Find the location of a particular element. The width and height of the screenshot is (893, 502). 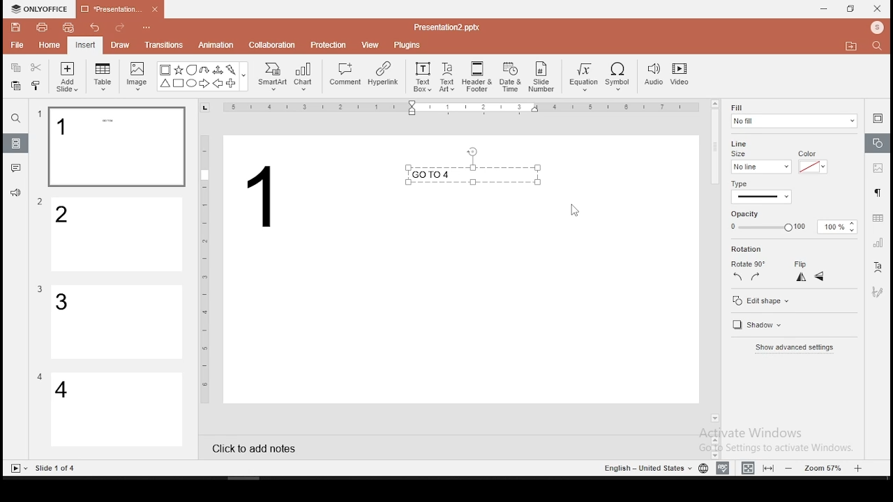

slide 4 is located at coordinates (117, 411).